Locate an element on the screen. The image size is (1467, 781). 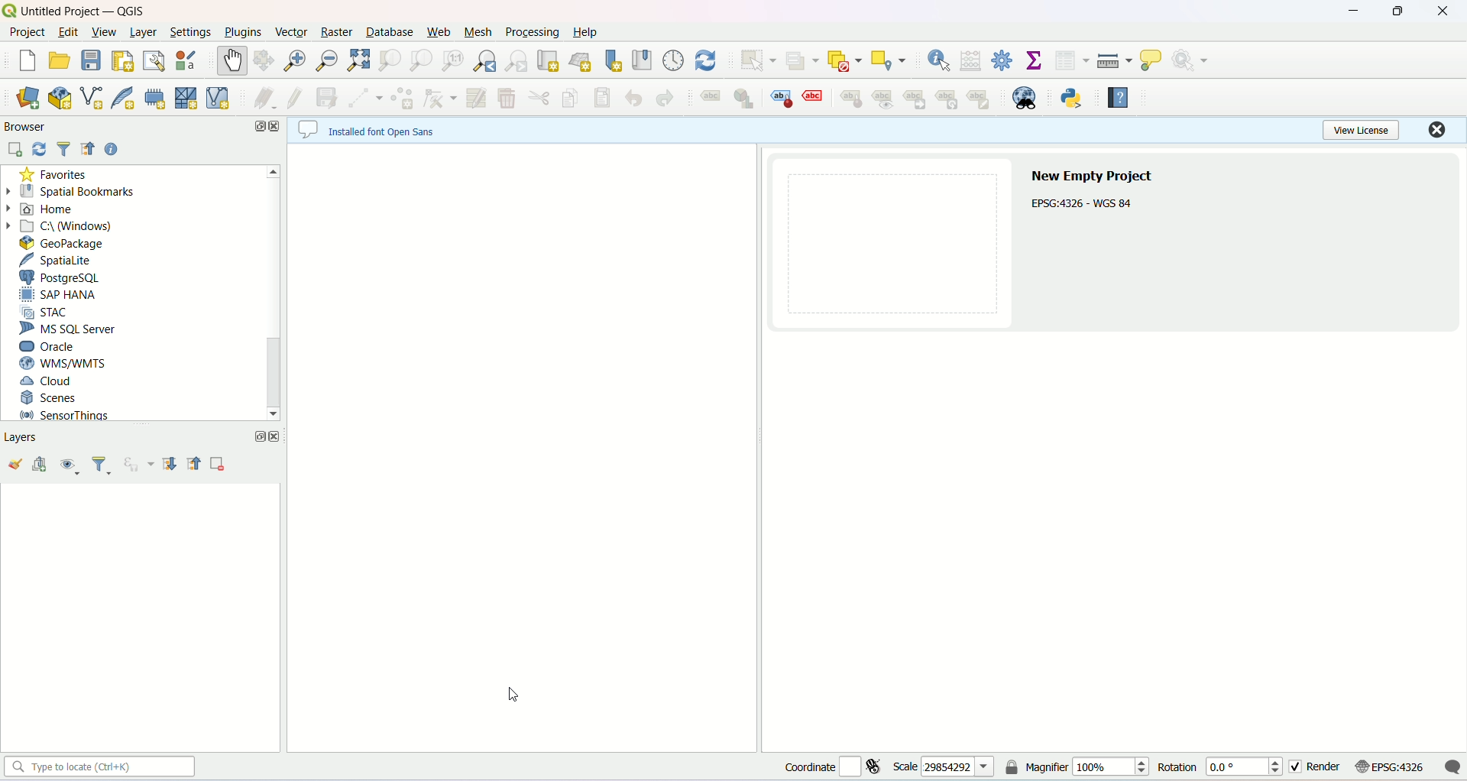
~~ Installed font Open Sans is located at coordinates (374, 129).